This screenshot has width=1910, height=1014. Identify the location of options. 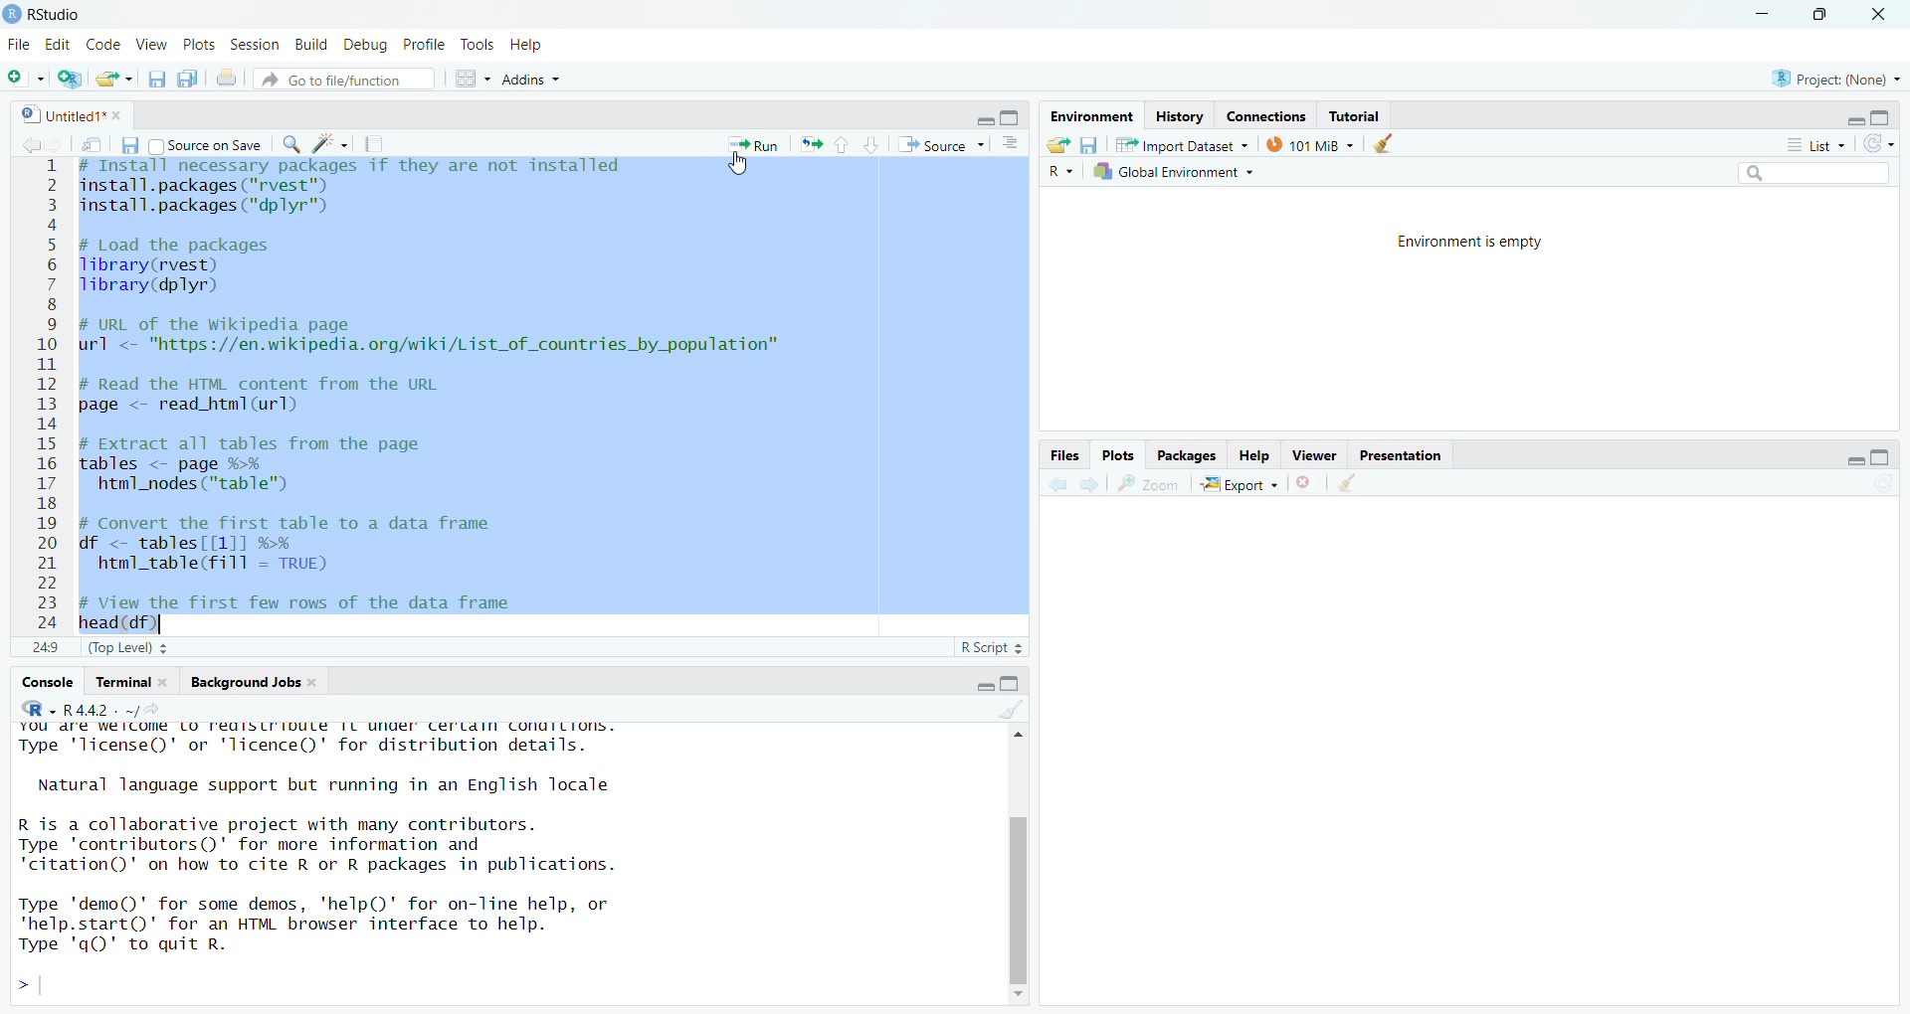
(475, 79).